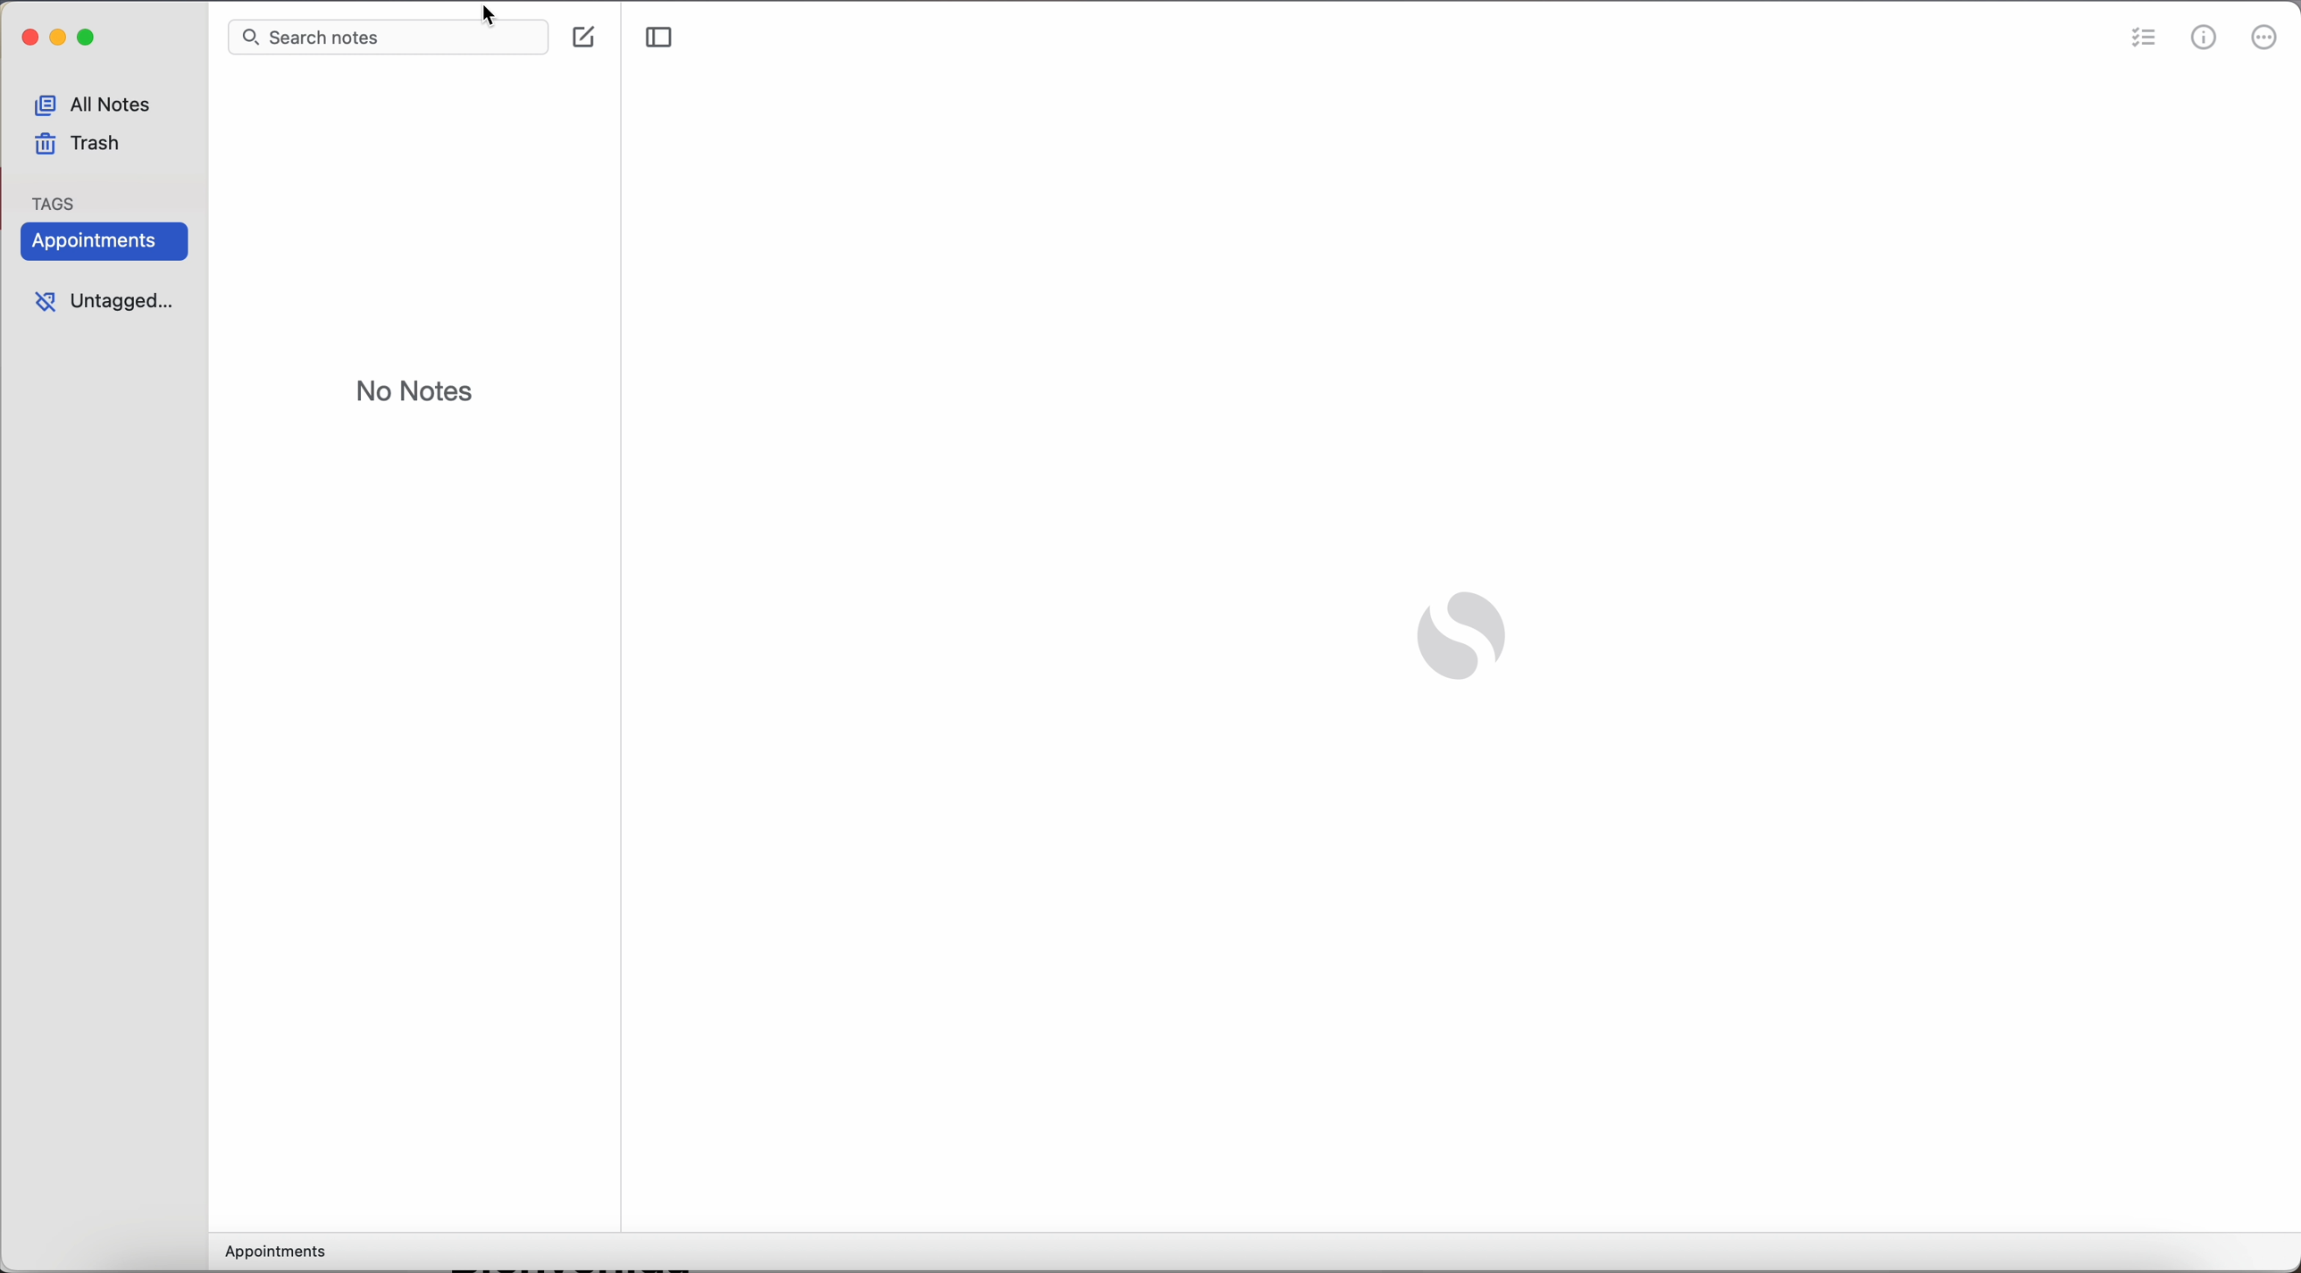 The width and height of the screenshot is (2301, 1273). What do you see at coordinates (587, 38) in the screenshot?
I see `create note` at bounding box center [587, 38].